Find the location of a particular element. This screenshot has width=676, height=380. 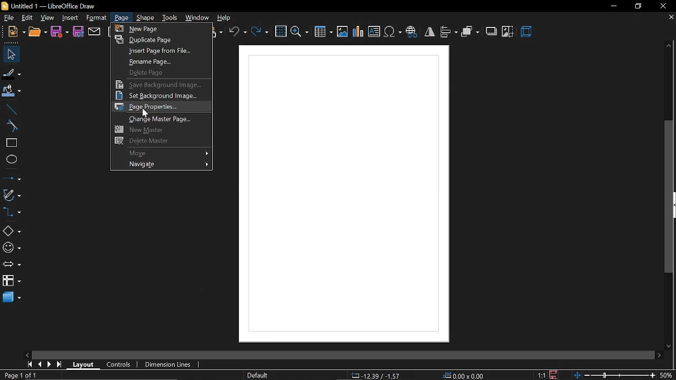

new page is located at coordinates (159, 28).